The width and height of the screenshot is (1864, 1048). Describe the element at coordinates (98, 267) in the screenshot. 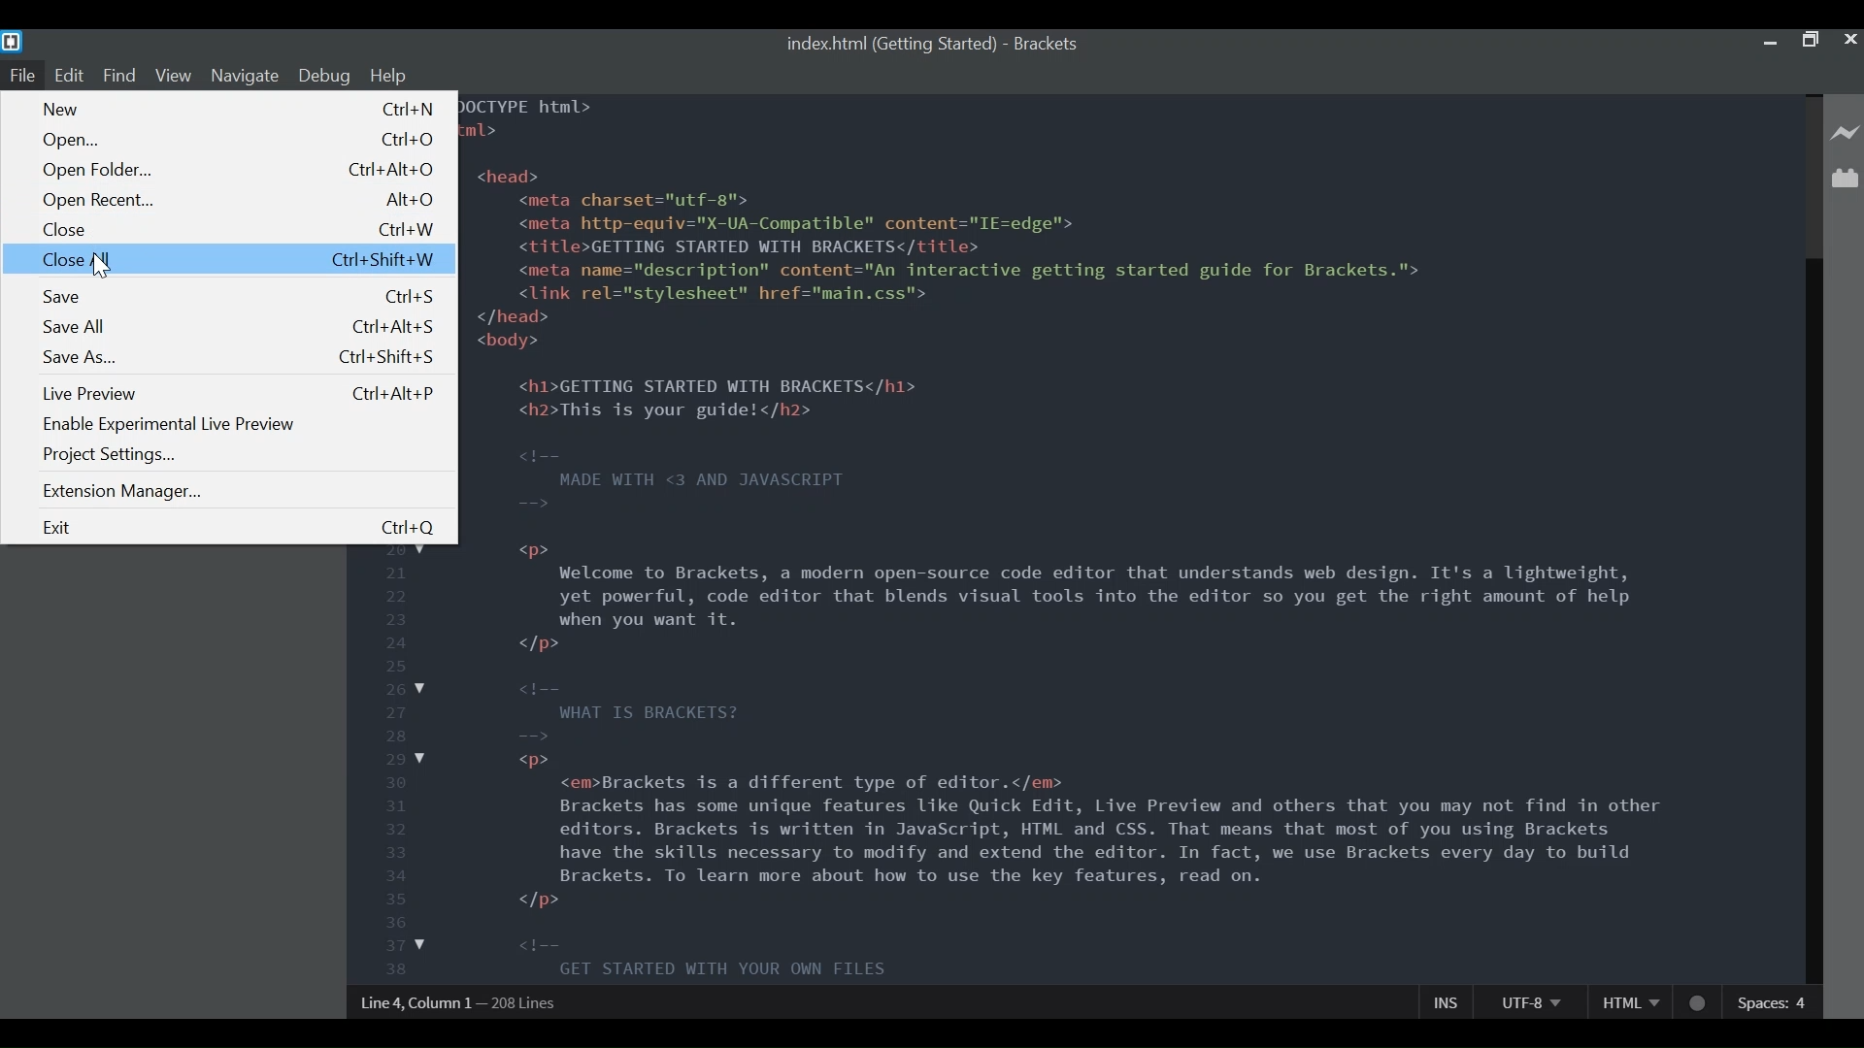

I see `Cursor` at that location.